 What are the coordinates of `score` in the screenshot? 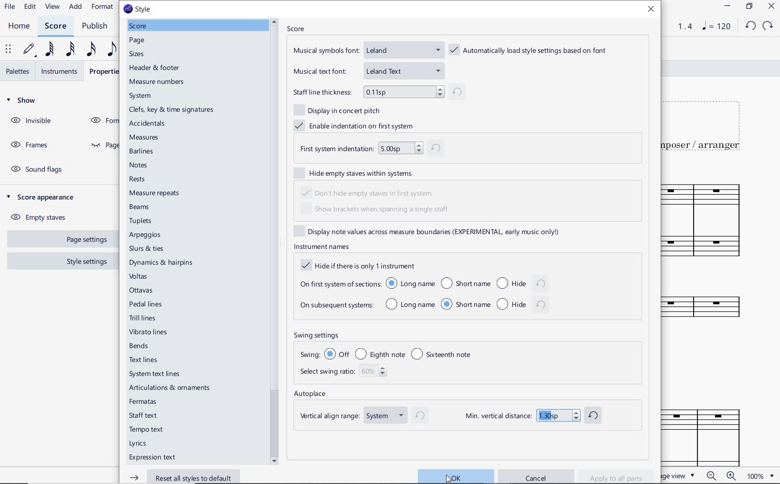 It's located at (138, 25).